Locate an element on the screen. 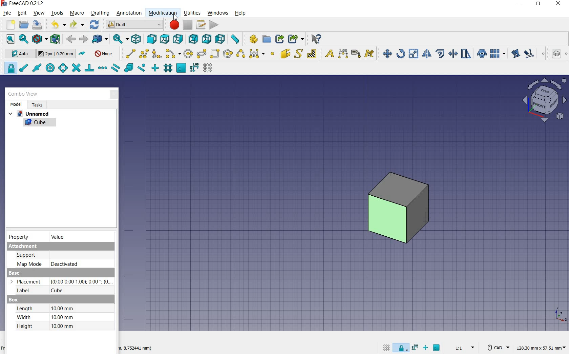 This screenshot has height=354, width=569. move is located at coordinates (386, 53).